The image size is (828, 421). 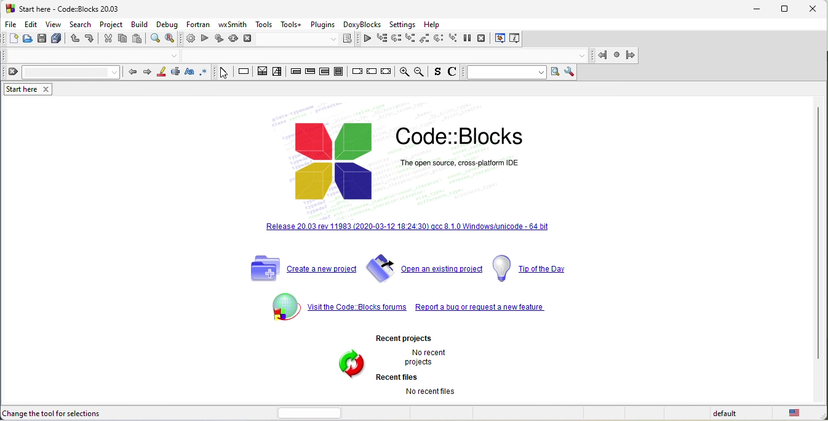 I want to click on step into instruction, so click(x=456, y=40).